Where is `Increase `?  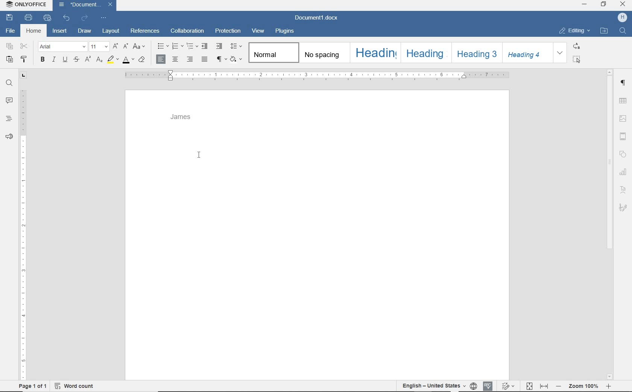
Increase  is located at coordinates (609, 386).